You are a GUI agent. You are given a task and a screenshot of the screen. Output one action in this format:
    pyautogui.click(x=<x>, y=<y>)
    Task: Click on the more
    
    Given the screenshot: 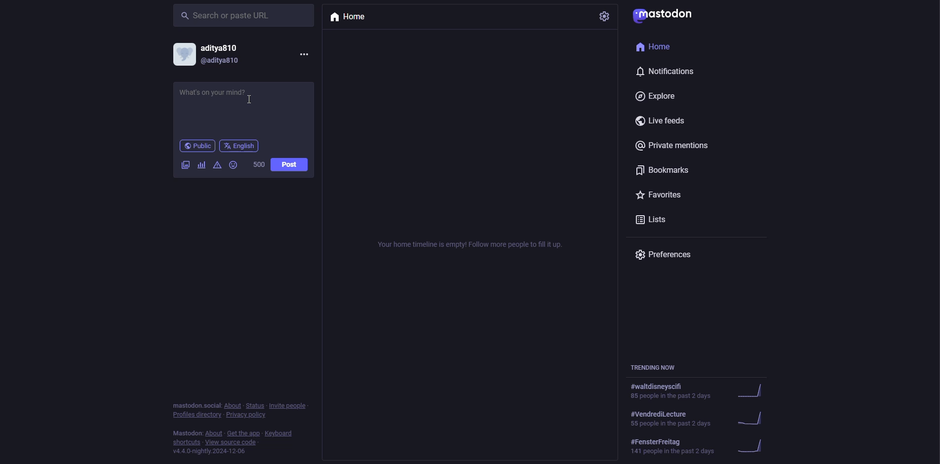 What is the action you would take?
    pyautogui.click(x=304, y=53)
    